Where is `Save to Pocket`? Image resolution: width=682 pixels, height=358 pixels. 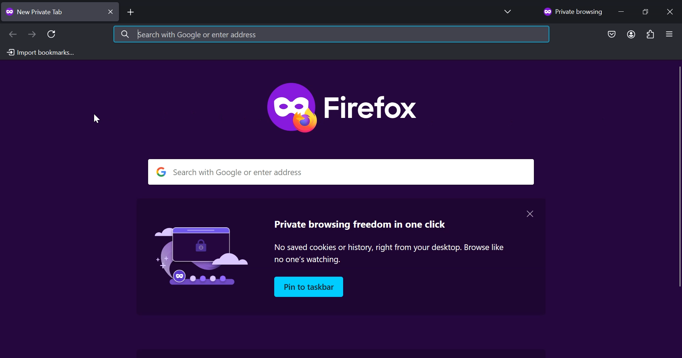
Save to Pocket is located at coordinates (612, 34).